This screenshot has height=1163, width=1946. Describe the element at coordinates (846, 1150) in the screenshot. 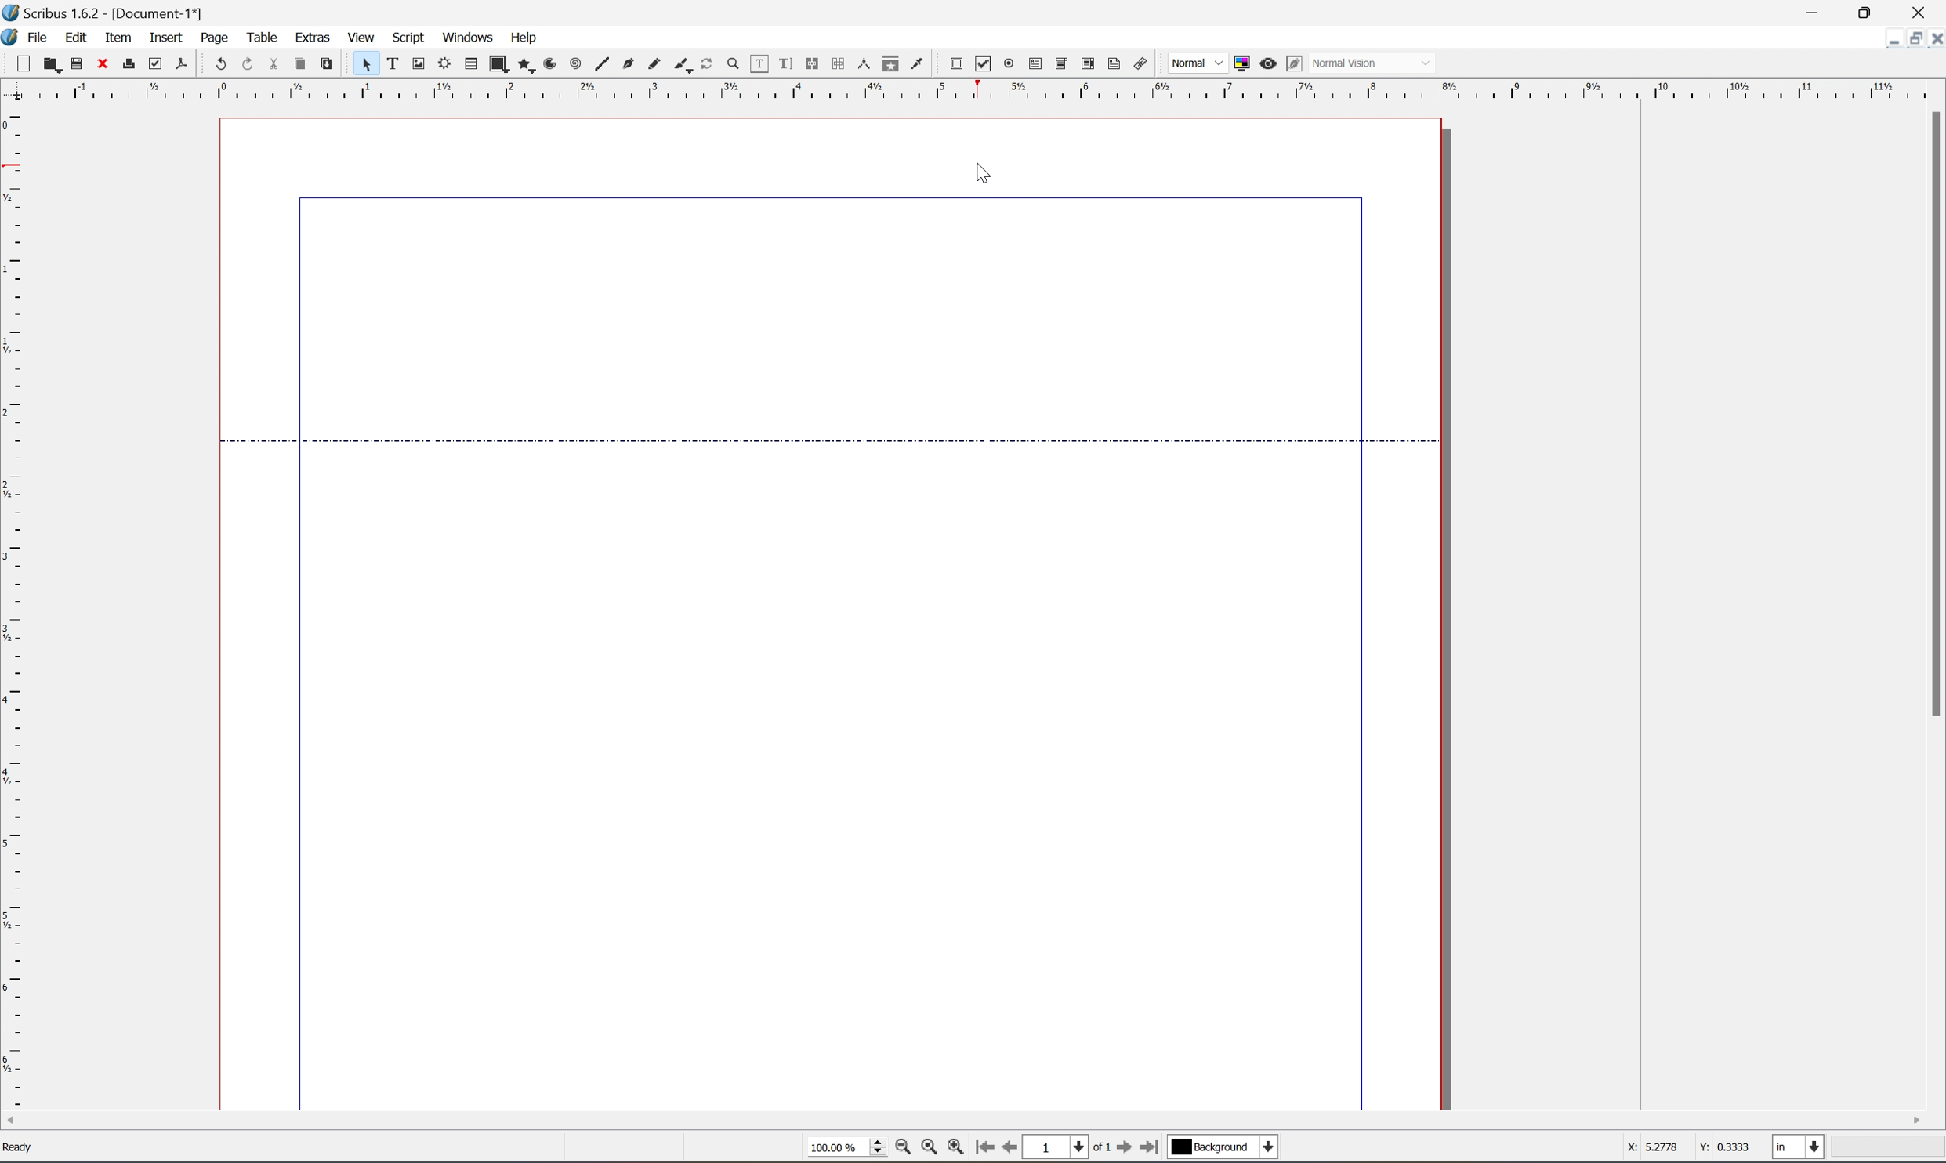

I see `select current zoom level` at that location.